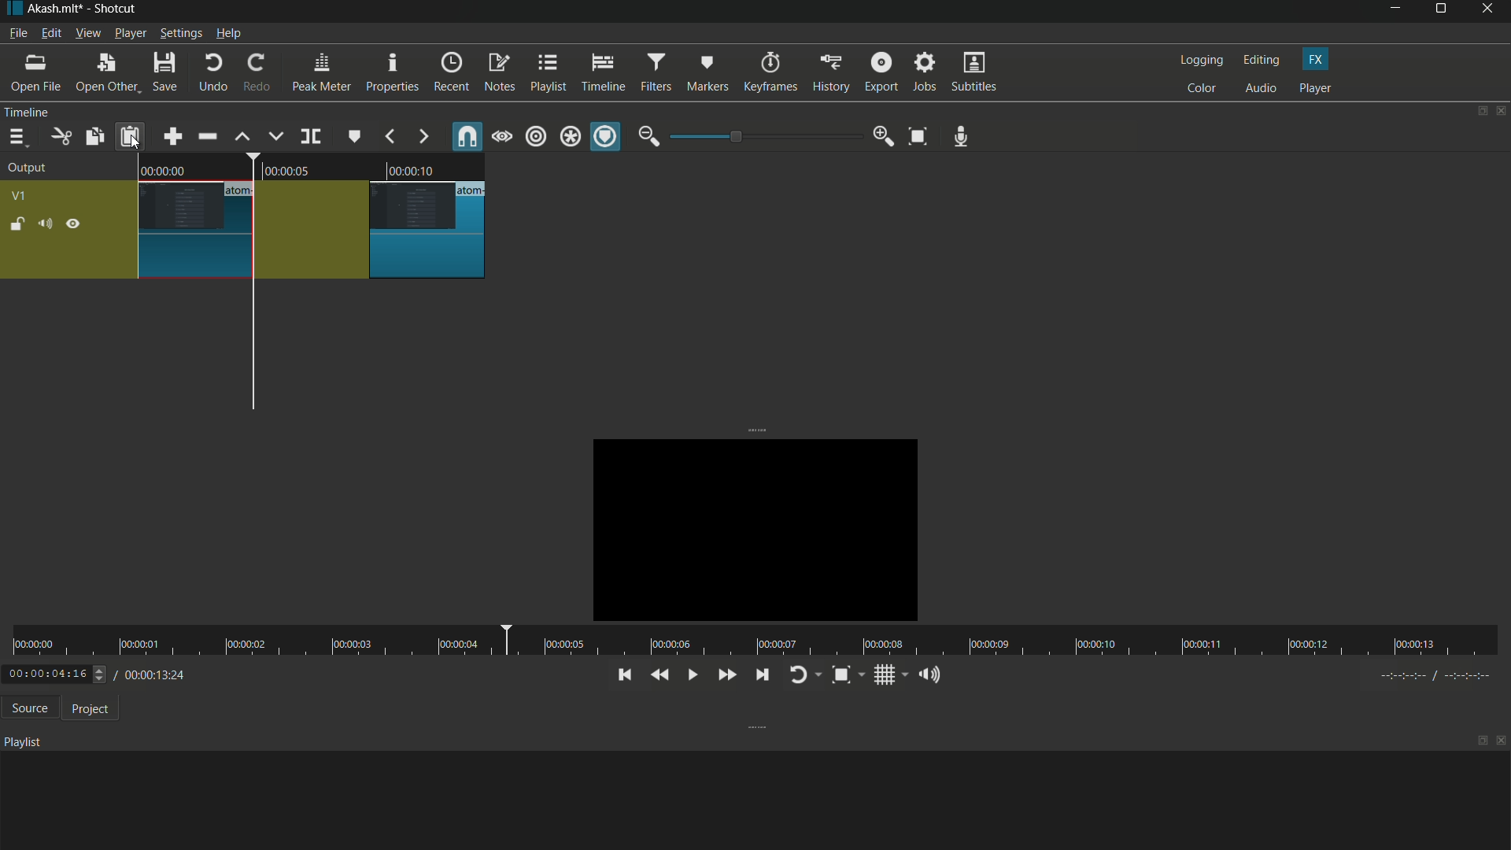 This screenshot has width=1511, height=850. I want to click on copy, so click(94, 136).